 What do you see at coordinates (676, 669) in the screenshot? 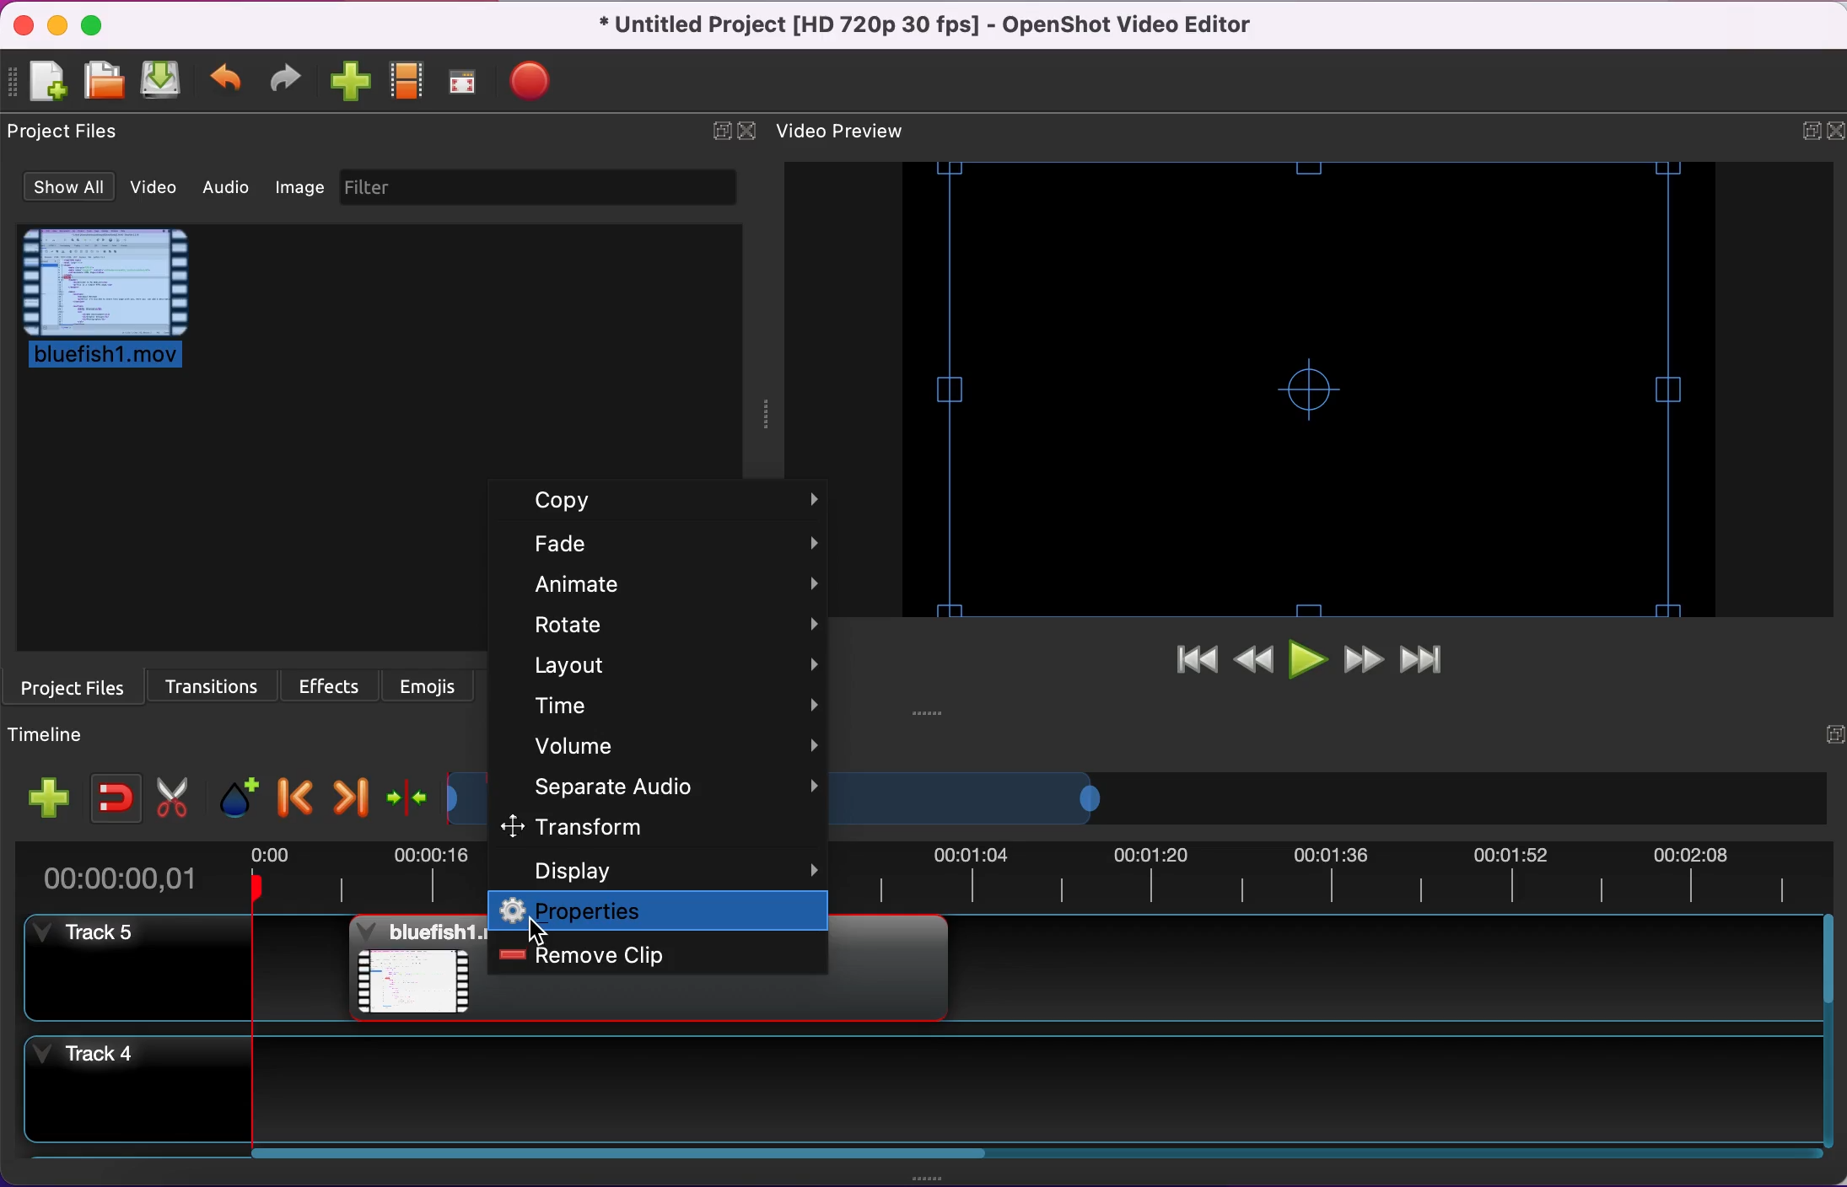
I see `layout` at bounding box center [676, 669].